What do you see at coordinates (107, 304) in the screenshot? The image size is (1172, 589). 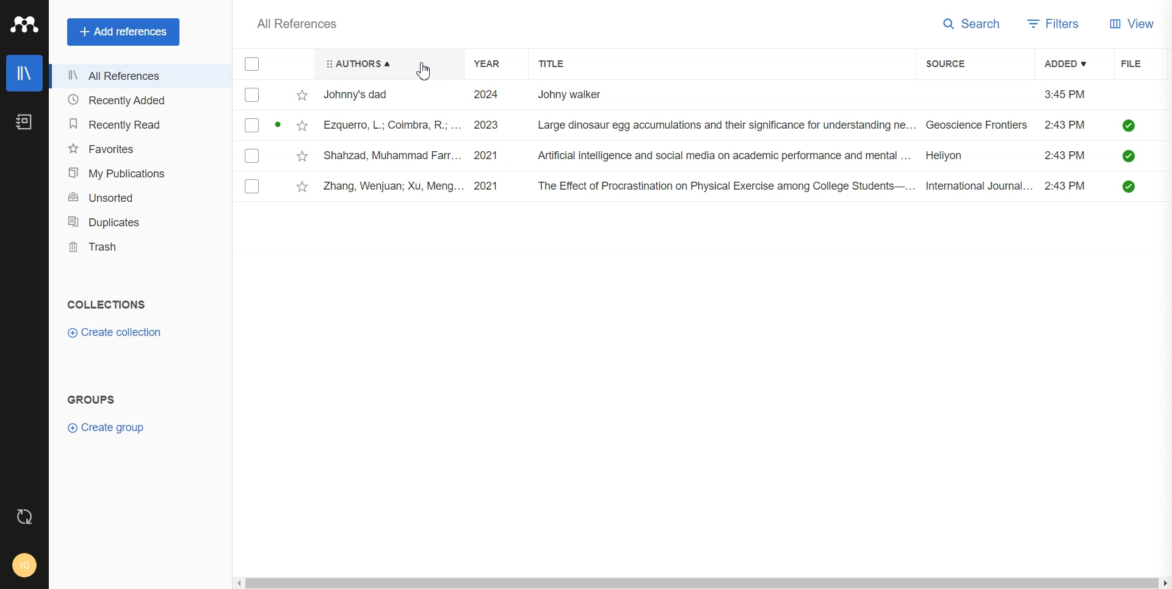 I see `Text` at bounding box center [107, 304].